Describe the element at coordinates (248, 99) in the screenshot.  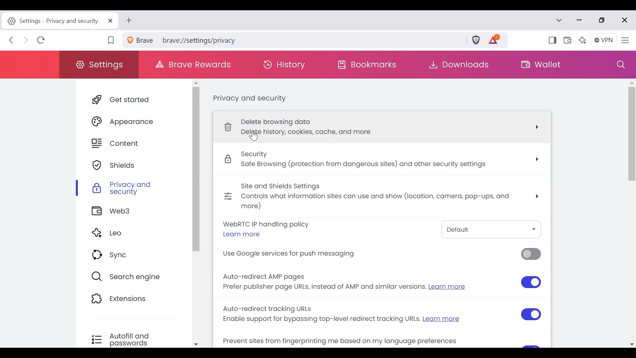
I see `privacy and security` at that location.